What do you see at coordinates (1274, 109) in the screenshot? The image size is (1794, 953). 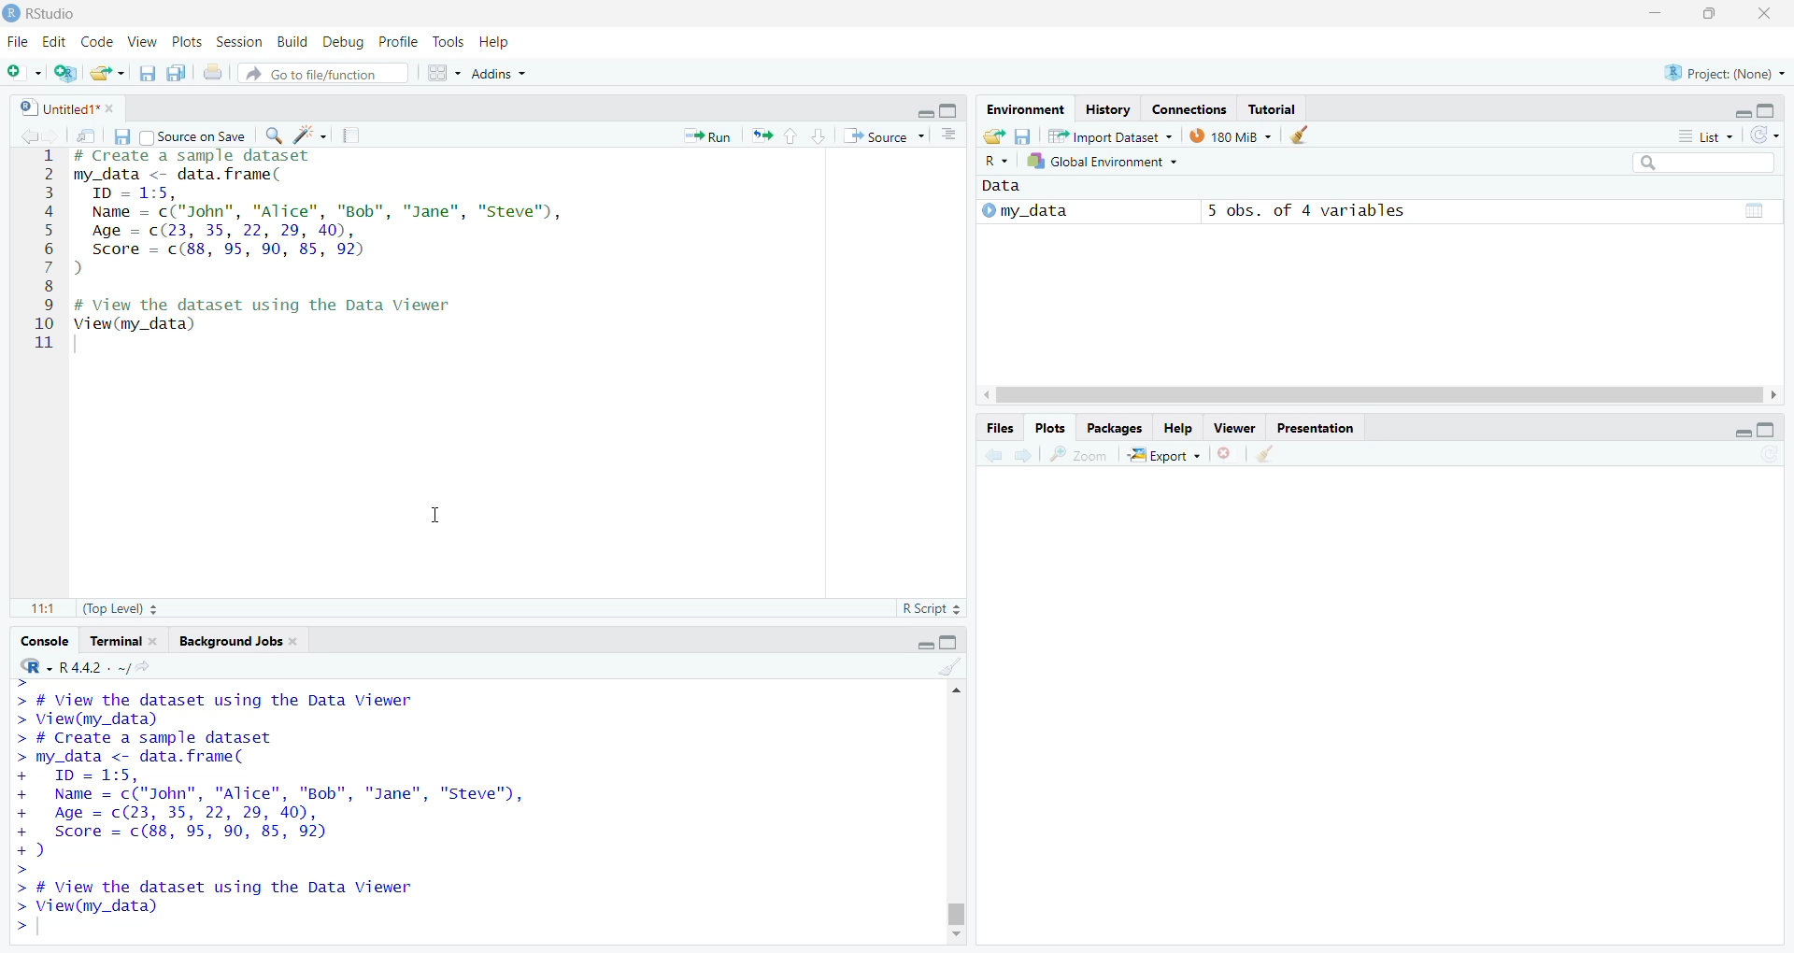 I see `Tutorial` at bounding box center [1274, 109].